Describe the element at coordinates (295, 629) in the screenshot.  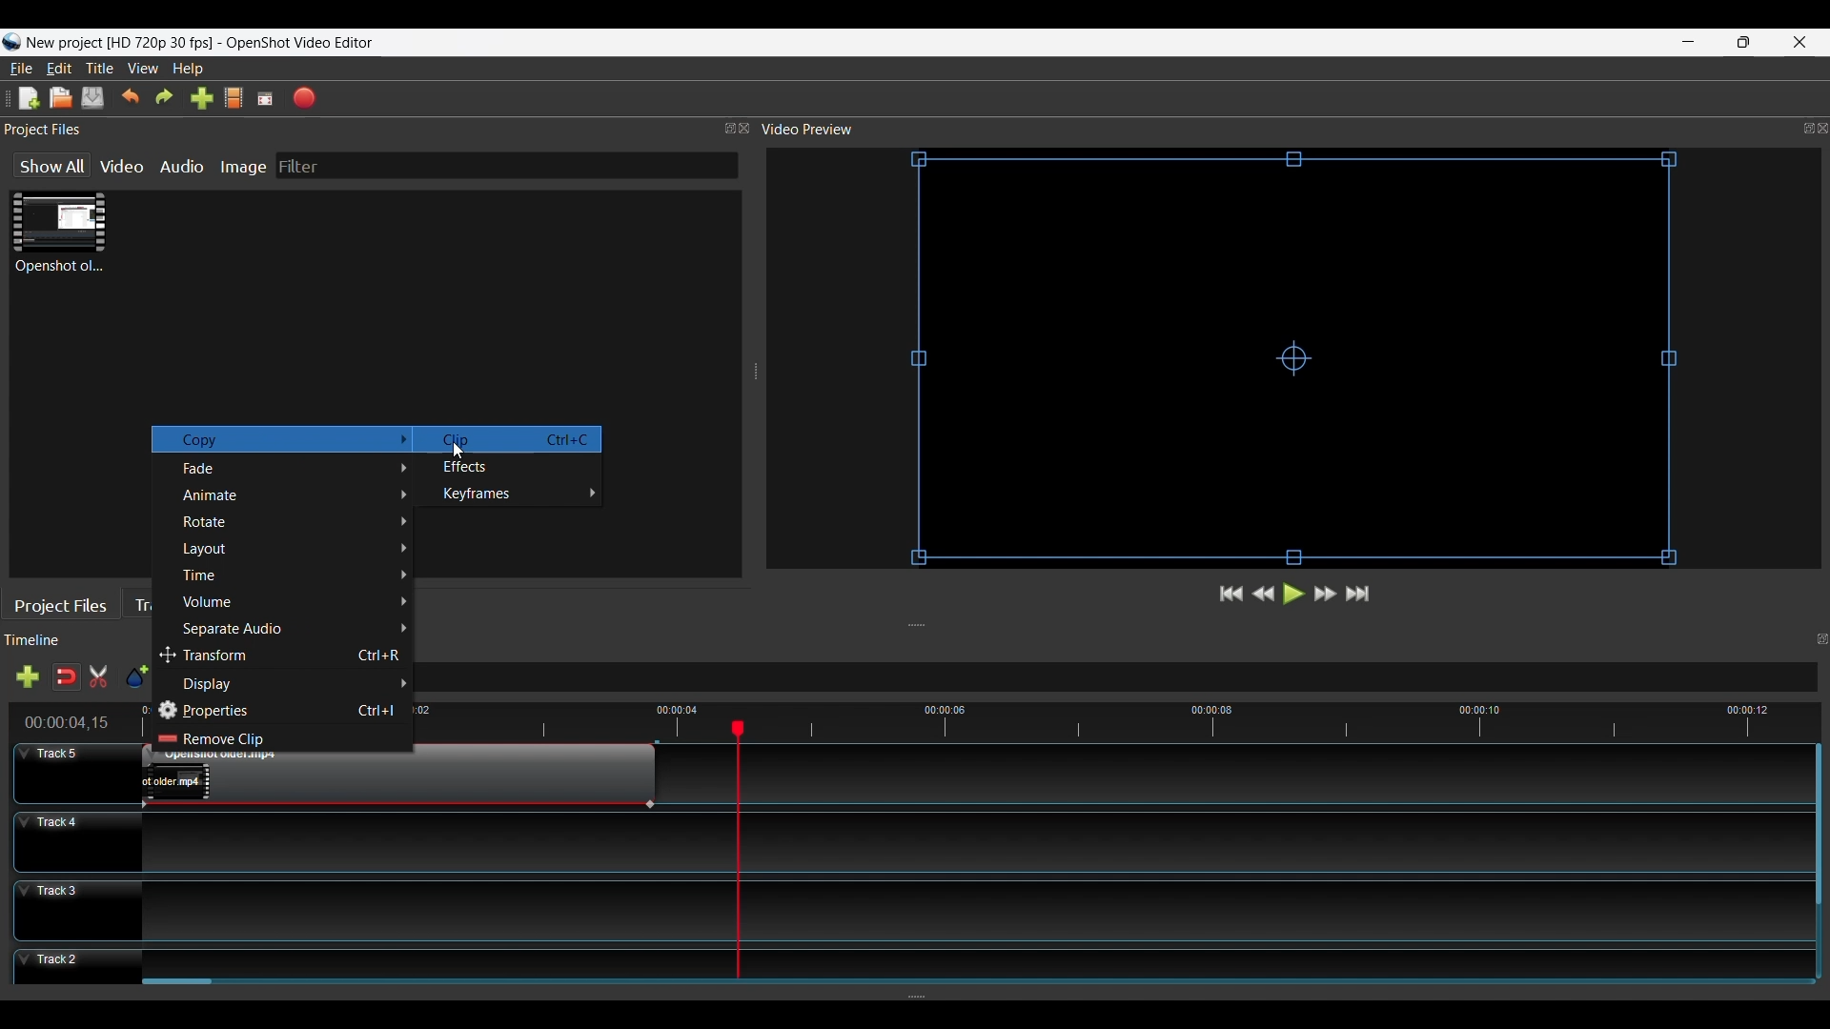
I see `Separate Audio` at that location.